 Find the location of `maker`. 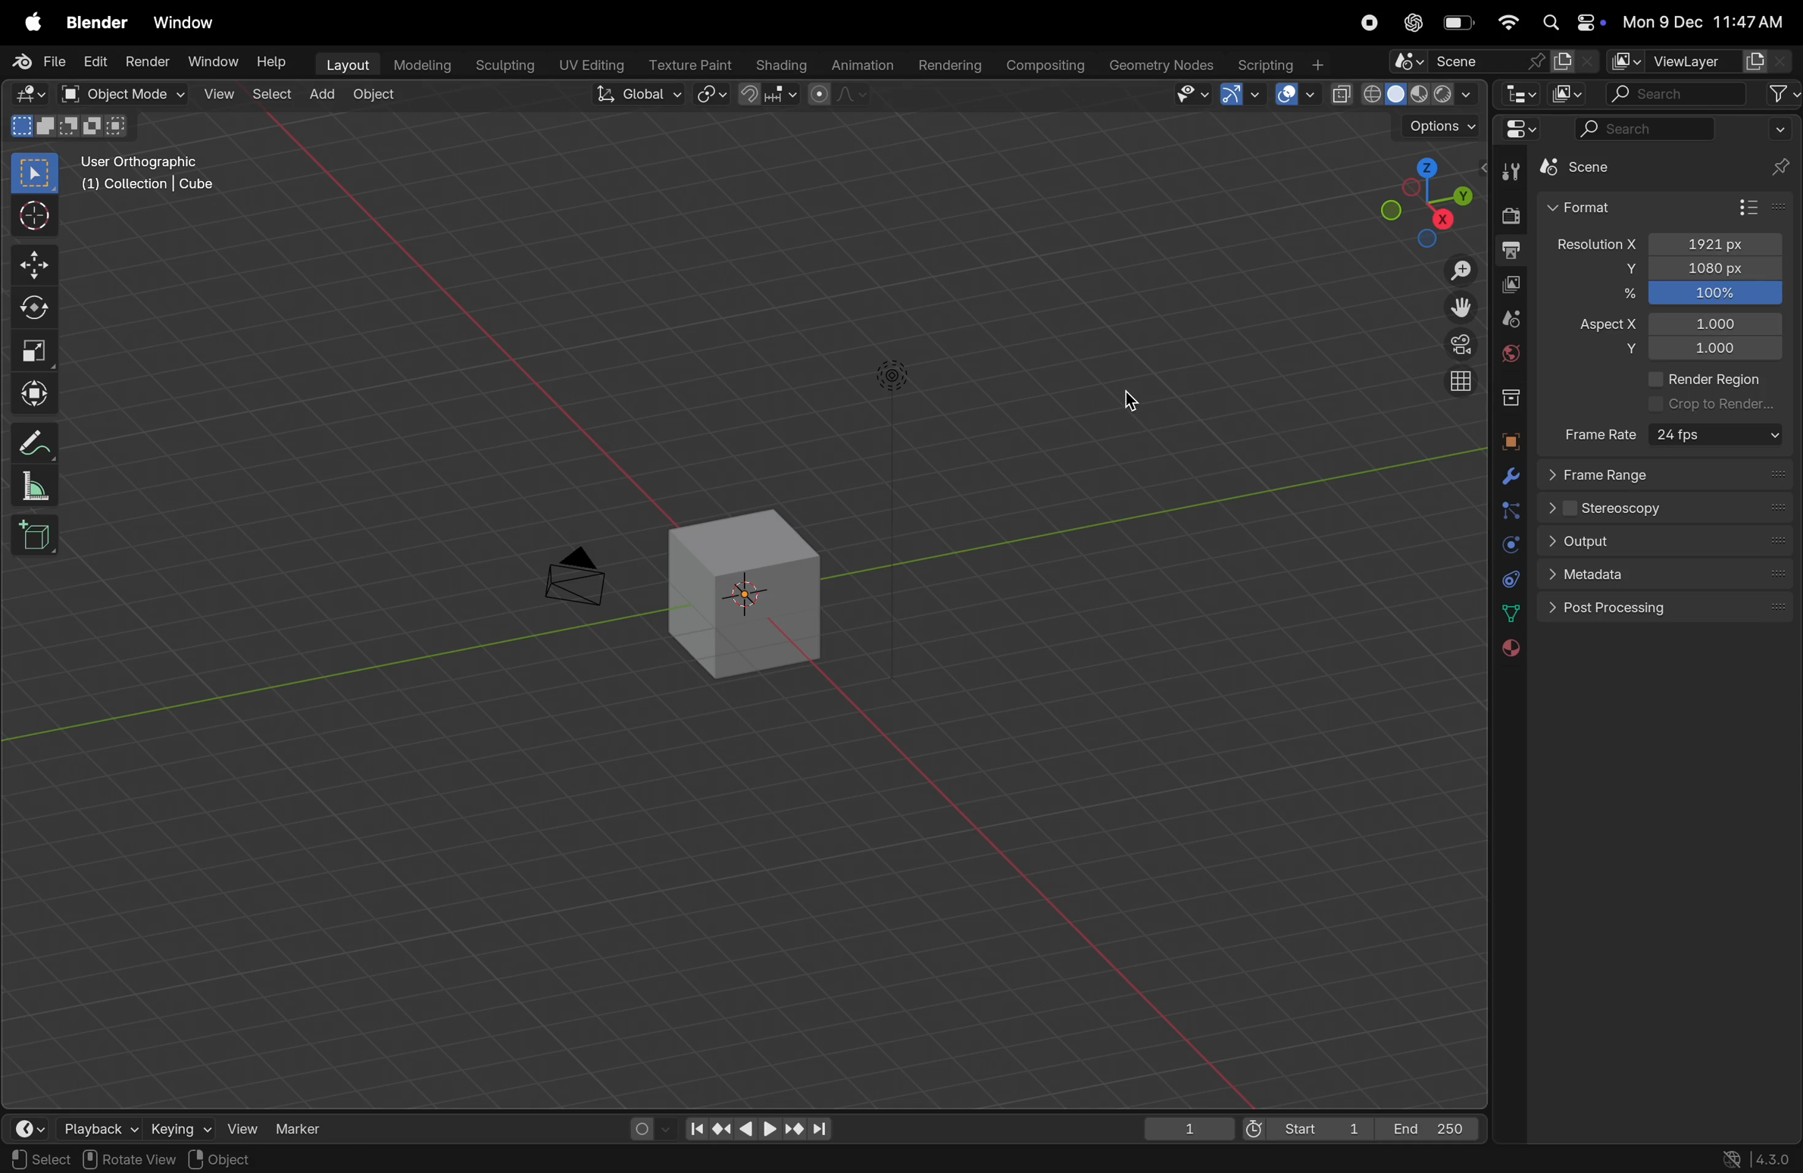

maker is located at coordinates (306, 1125).